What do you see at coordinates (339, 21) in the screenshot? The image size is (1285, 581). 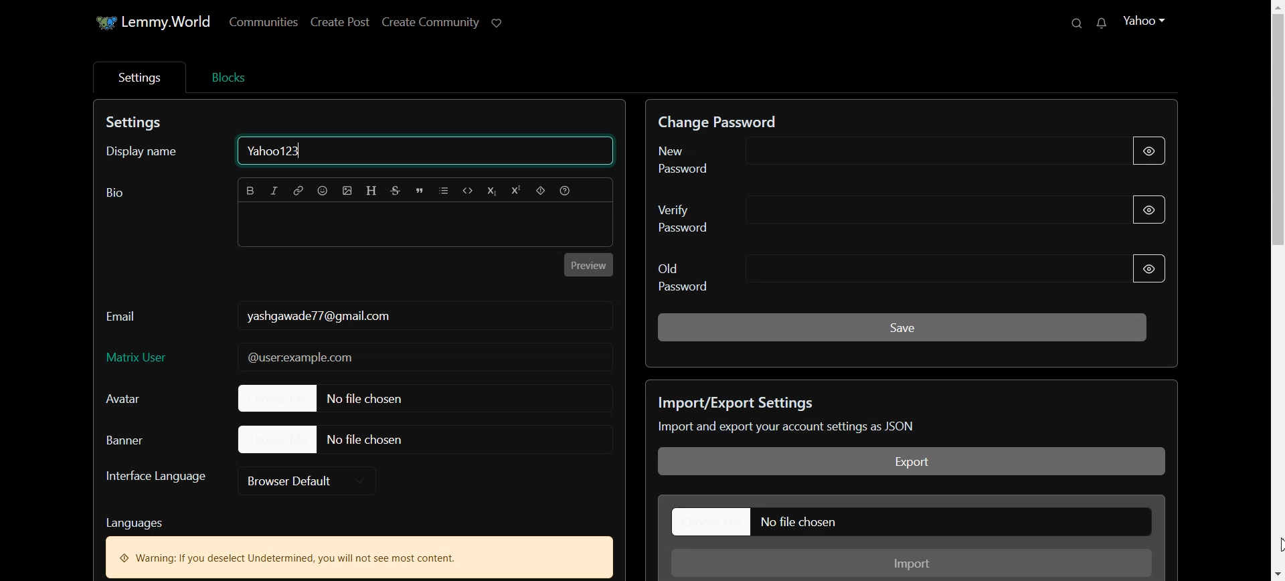 I see `create Post` at bounding box center [339, 21].